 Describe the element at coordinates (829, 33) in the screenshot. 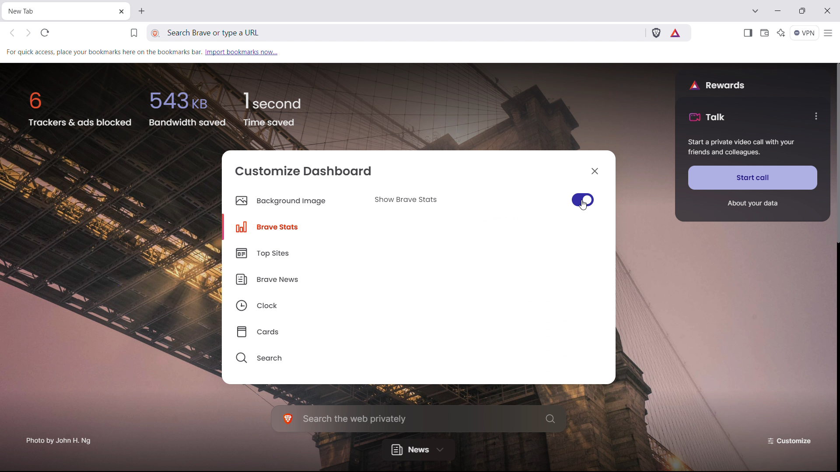

I see `customize and control` at that location.